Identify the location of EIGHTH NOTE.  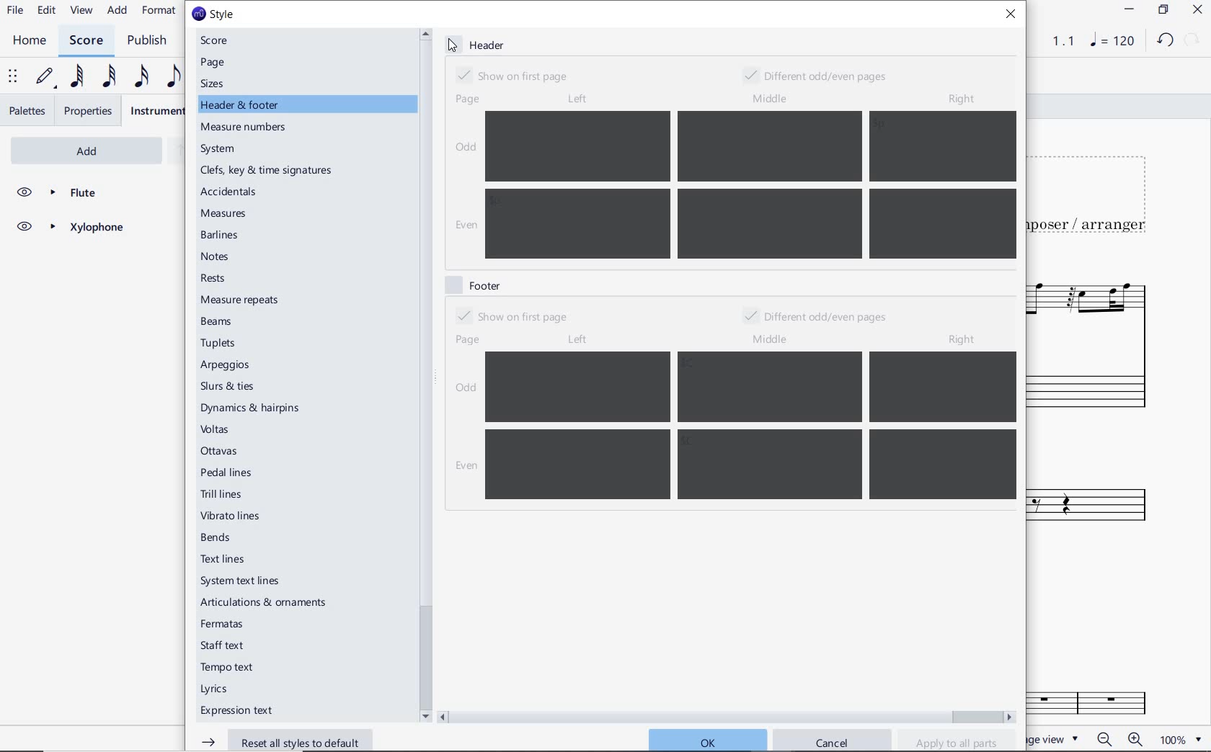
(174, 76).